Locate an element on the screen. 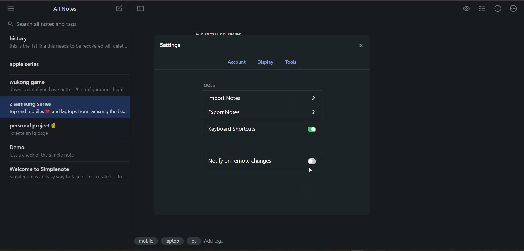  keyboard shortcuts is located at coordinates (234, 130).